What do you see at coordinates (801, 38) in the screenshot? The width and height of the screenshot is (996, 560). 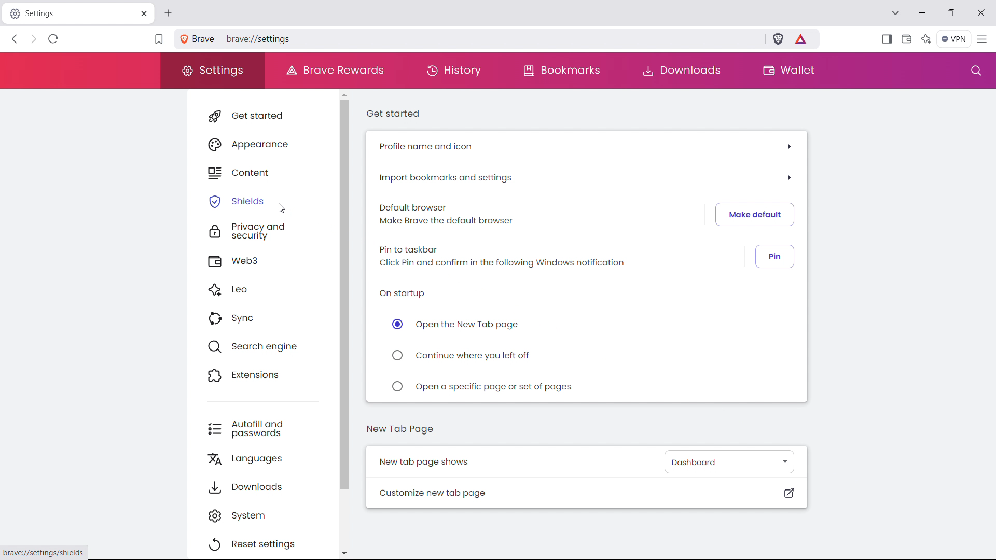 I see `brave rewards` at bounding box center [801, 38].